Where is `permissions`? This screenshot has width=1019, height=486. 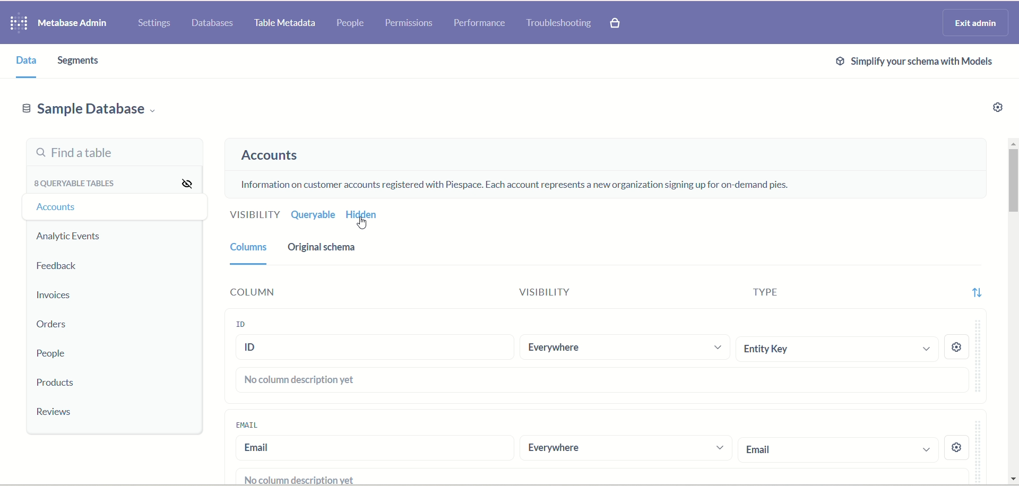 permissions is located at coordinates (410, 23).